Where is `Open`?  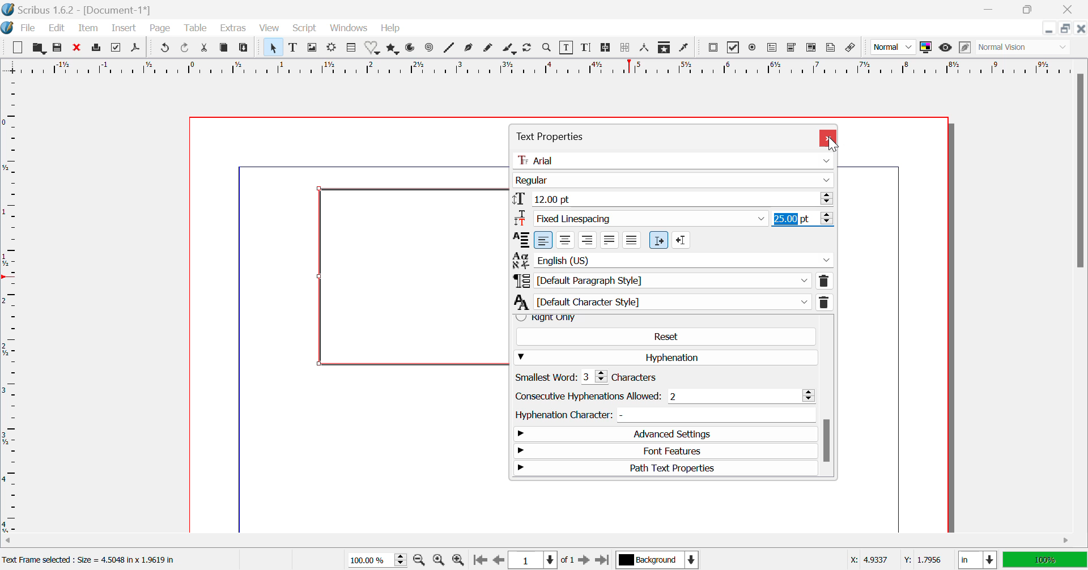 Open is located at coordinates (39, 48).